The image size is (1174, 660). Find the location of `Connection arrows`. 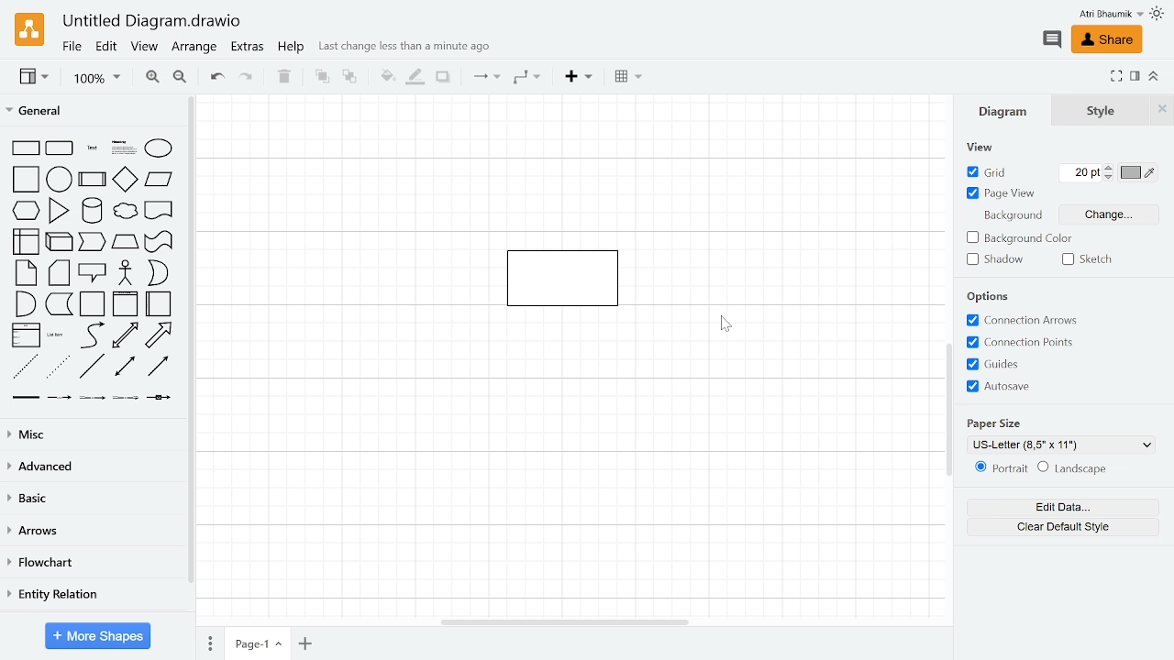

Connection arrows is located at coordinates (1029, 321).